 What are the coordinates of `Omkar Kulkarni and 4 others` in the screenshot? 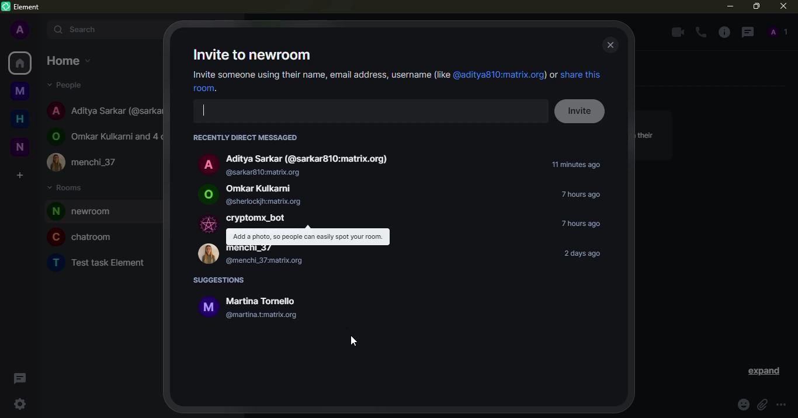 It's located at (104, 137).